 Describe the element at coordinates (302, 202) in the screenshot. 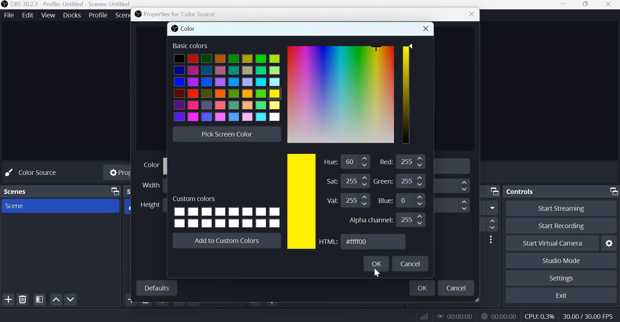

I see `color scale` at that location.